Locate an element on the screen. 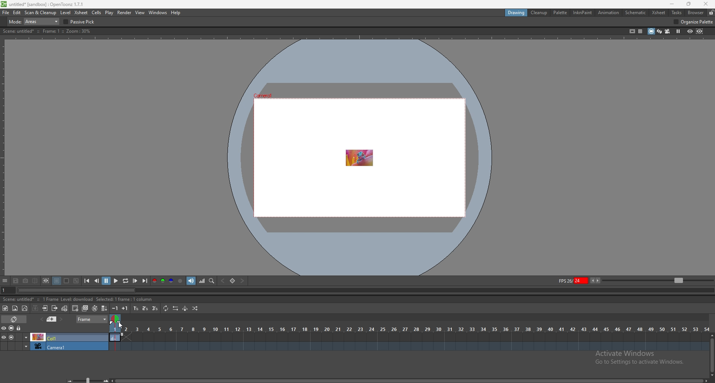  repeat is located at coordinates (166, 309).